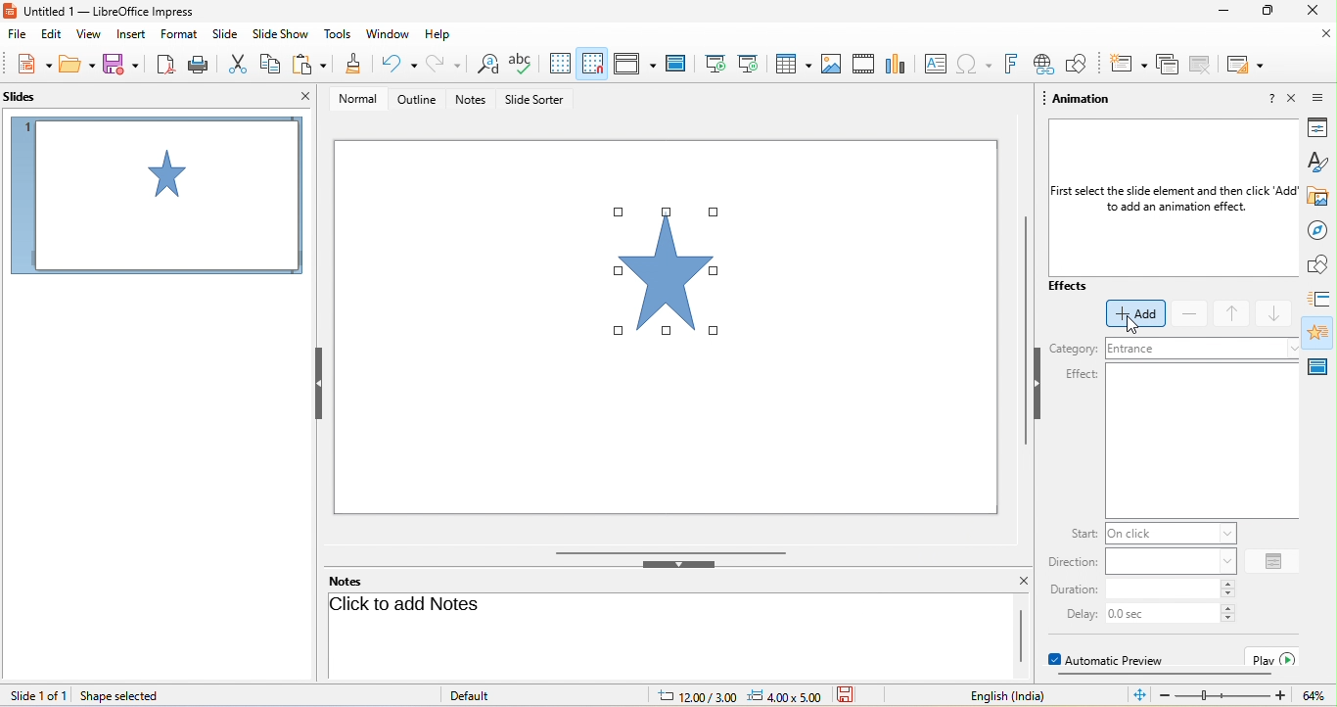 The image size is (1337, 707). I want to click on increase delay, so click(1228, 607).